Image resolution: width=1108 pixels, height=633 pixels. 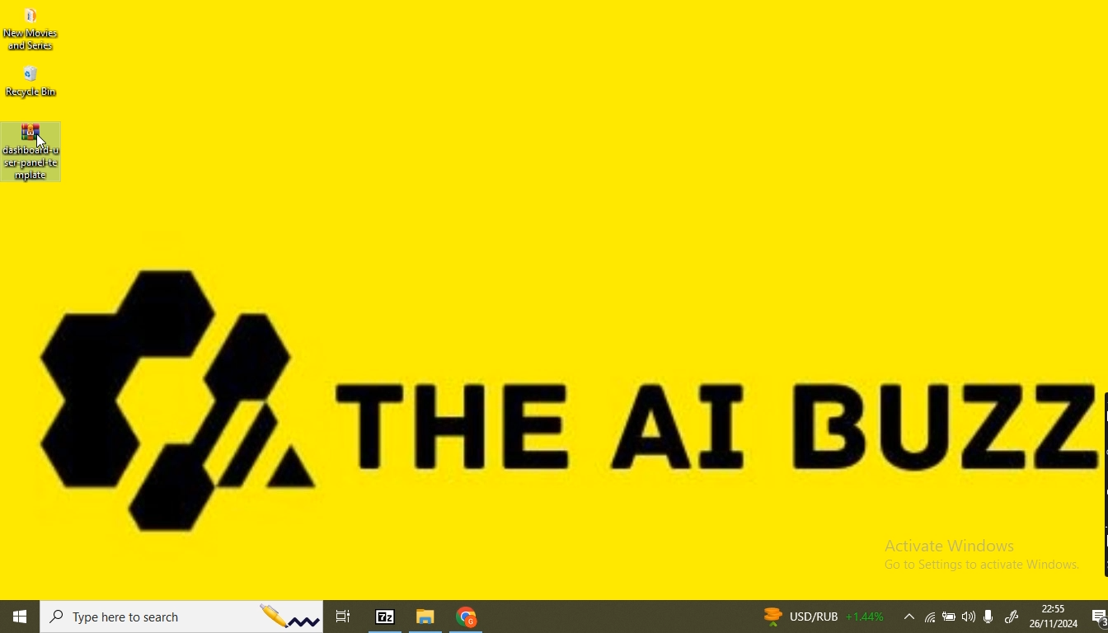 What do you see at coordinates (969, 617) in the screenshot?
I see `volume` at bounding box center [969, 617].